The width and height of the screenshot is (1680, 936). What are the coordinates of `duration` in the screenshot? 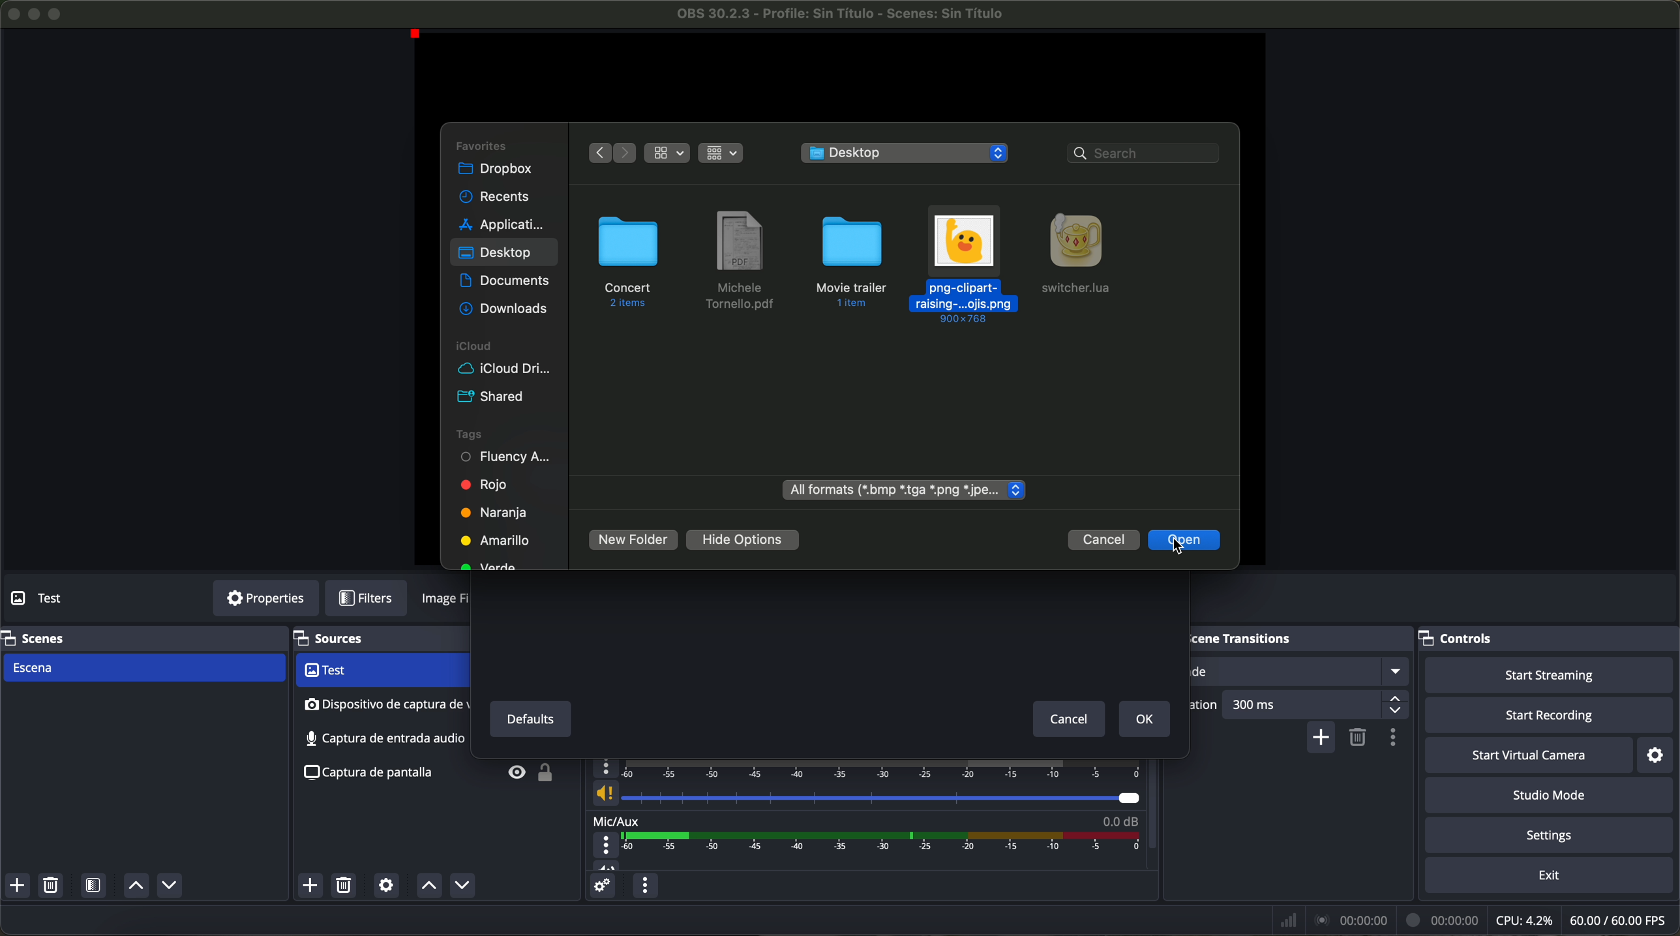 It's located at (1207, 706).